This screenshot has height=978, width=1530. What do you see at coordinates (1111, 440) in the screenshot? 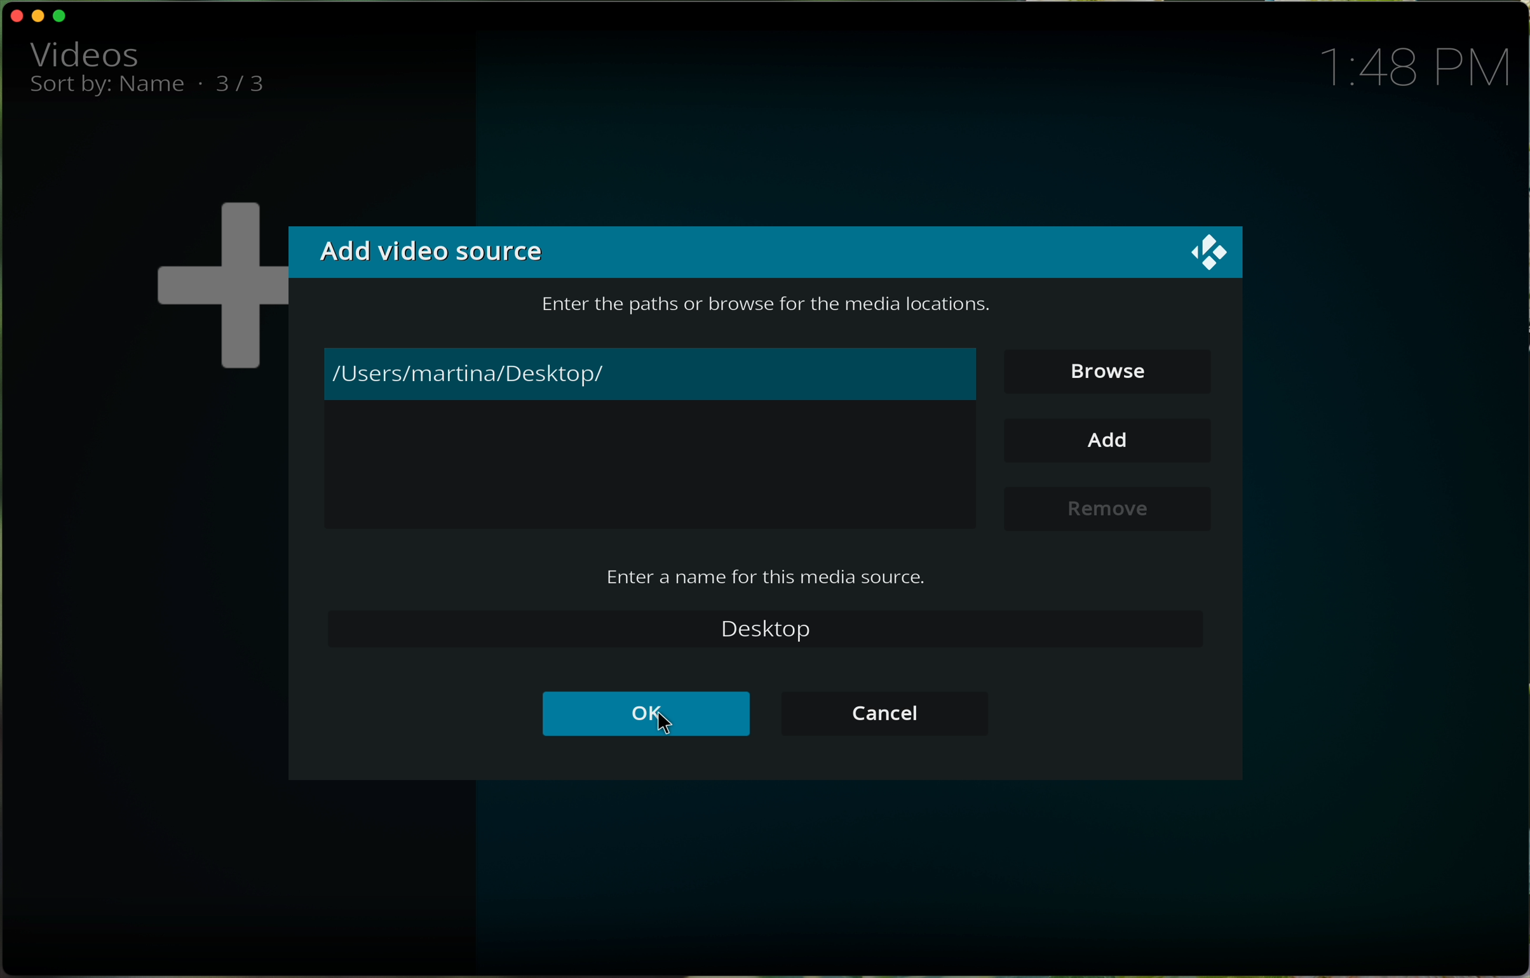
I see `add` at bounding box center [1111, 440].